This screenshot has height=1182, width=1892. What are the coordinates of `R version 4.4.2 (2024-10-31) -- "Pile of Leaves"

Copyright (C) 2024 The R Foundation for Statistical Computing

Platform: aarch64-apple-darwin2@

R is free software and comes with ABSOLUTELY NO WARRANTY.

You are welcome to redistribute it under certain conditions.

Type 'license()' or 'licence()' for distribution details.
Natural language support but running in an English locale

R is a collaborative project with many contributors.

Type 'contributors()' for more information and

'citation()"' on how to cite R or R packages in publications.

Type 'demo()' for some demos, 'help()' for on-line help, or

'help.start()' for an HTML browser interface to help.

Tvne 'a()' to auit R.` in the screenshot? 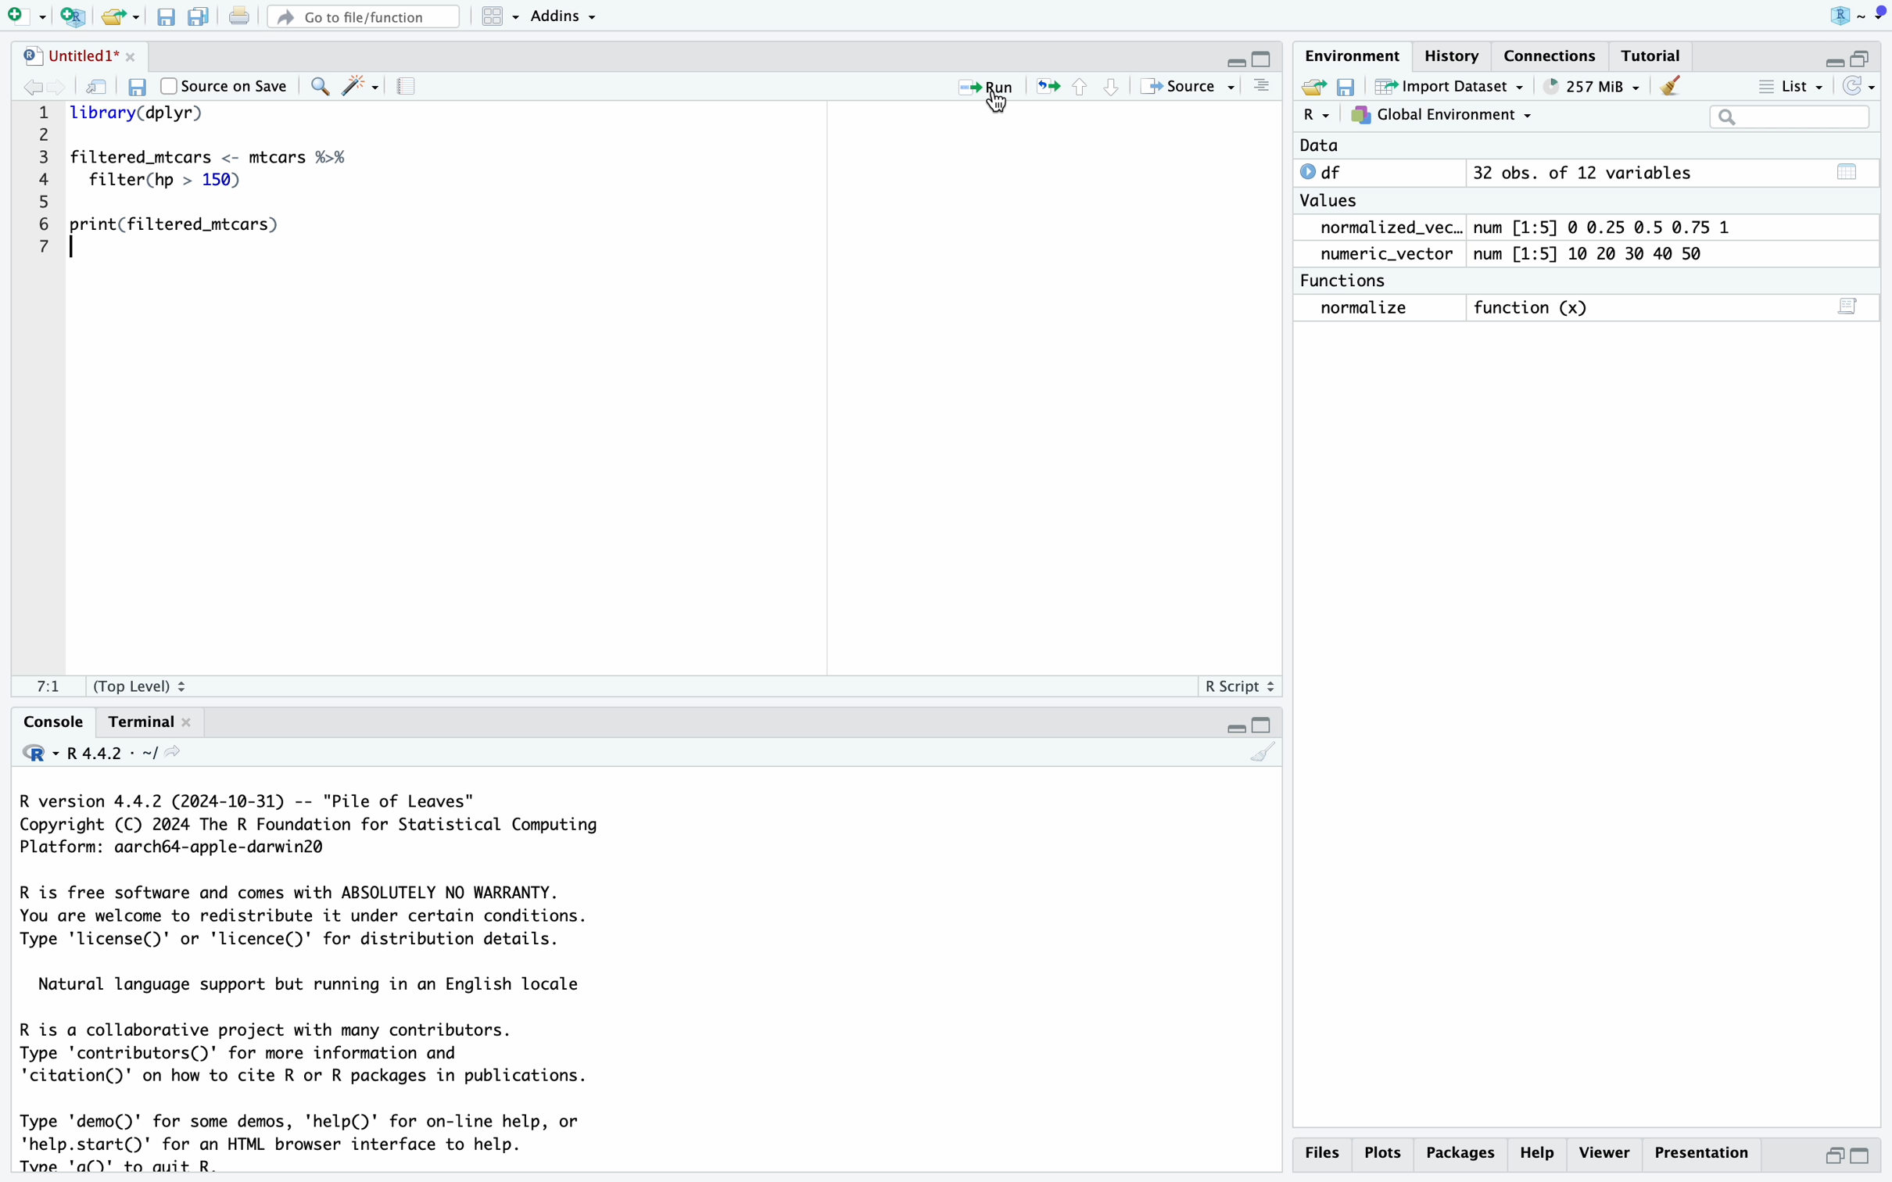 It's located at (310, 982).